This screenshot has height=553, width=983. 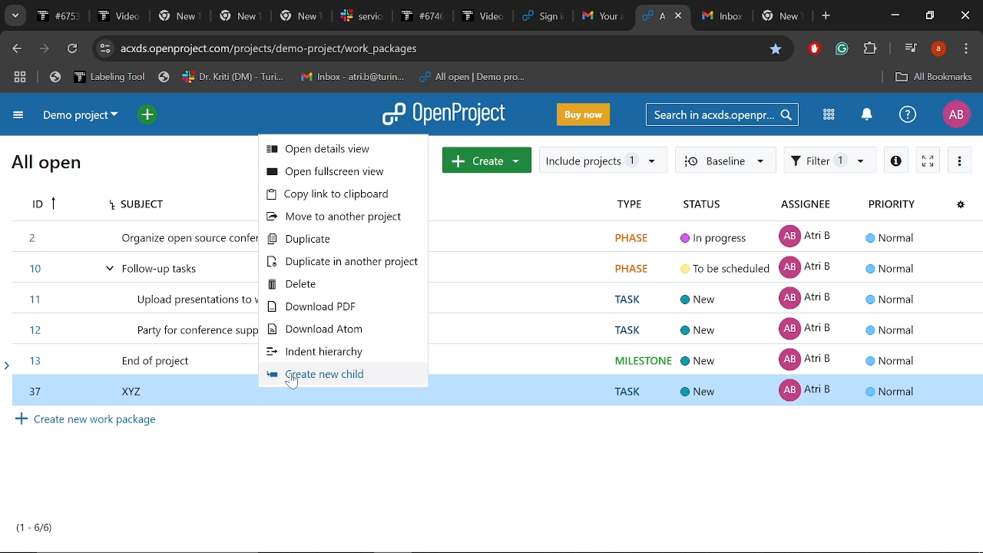 What do you see at coordinates (808, 206) in the screenshot?
I see `Assignee` at bounding box center [808, 206].